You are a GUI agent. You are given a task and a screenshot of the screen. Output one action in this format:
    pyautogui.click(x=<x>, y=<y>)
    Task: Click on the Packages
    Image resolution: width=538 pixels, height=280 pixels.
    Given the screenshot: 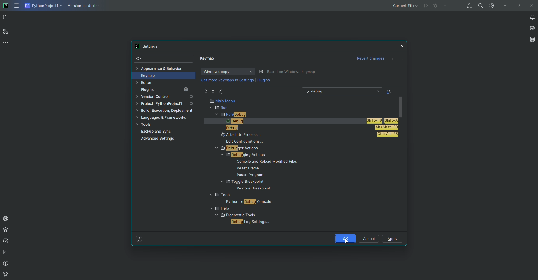 What is the action you would take?
    pyautogui.click(x=7, y=230)
    